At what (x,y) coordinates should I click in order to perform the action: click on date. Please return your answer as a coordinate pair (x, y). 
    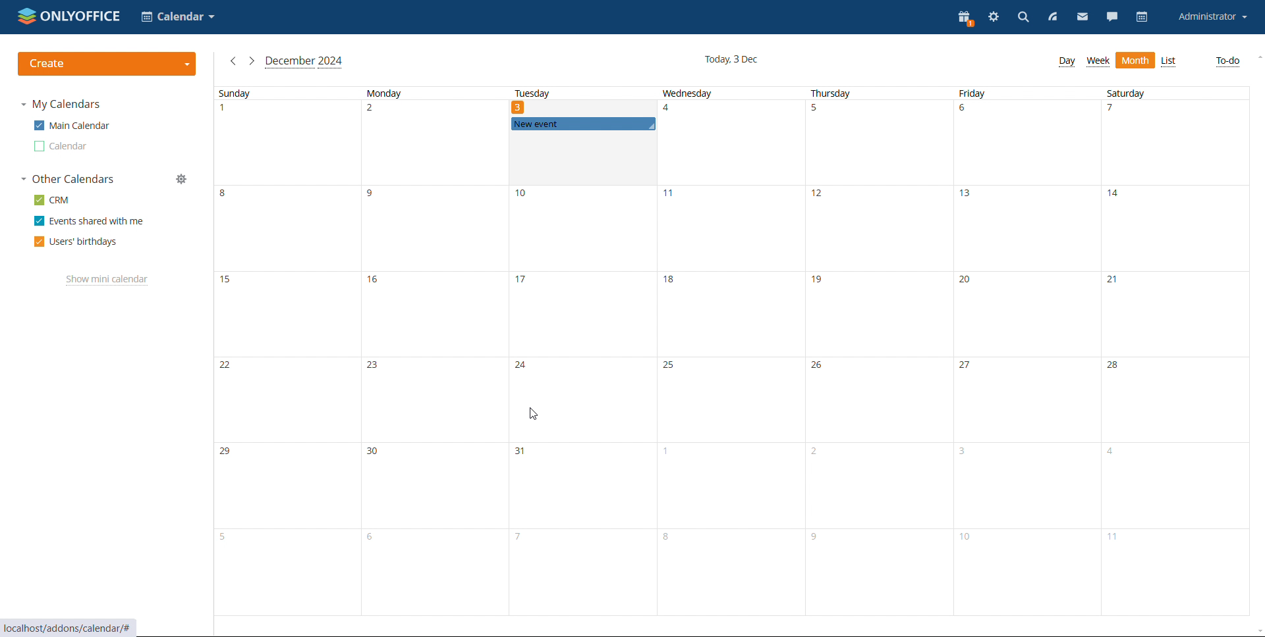
    Looking at the image, I should click on (580, 572).